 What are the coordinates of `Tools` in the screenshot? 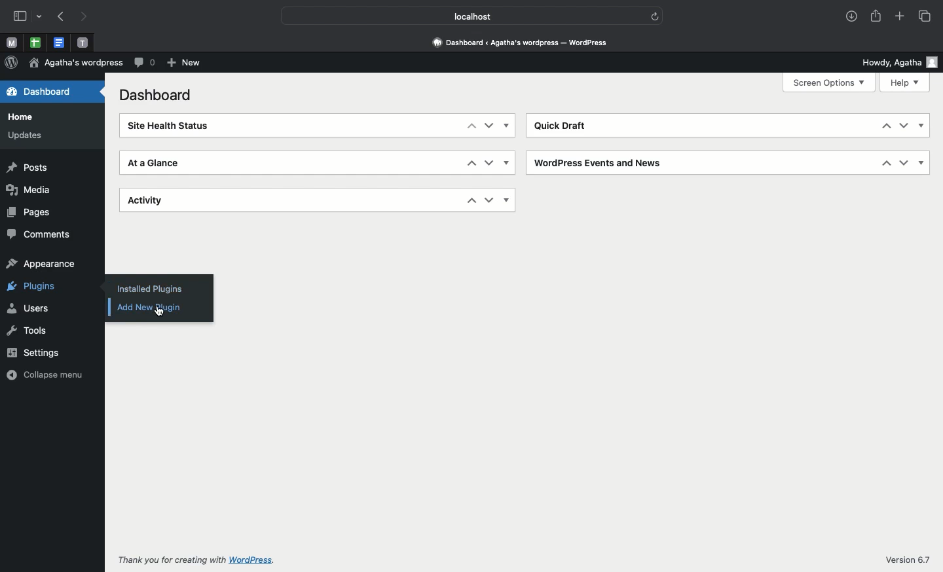 It's located at (33, 331).